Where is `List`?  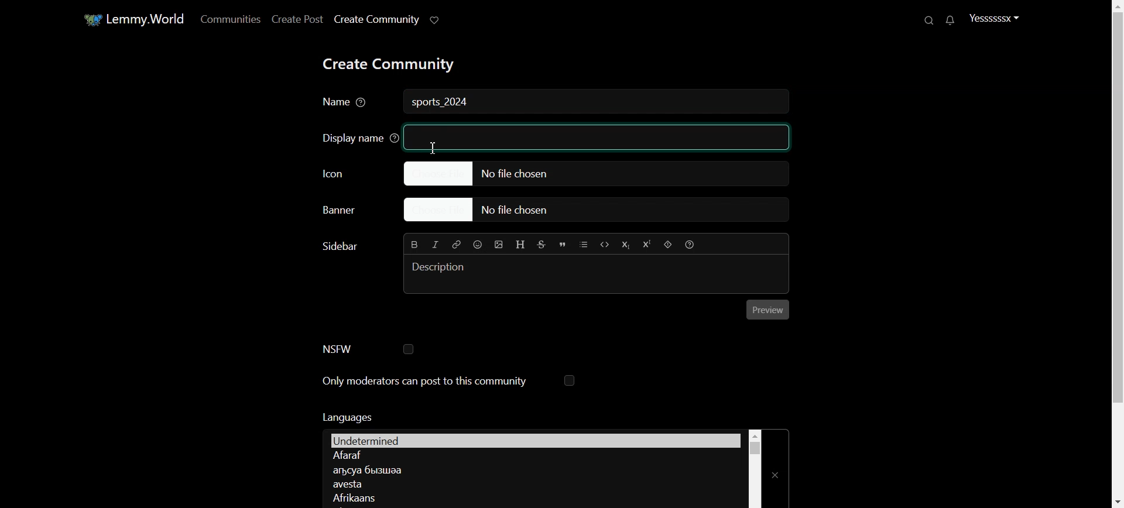 List is located at coordinates (584, 244).